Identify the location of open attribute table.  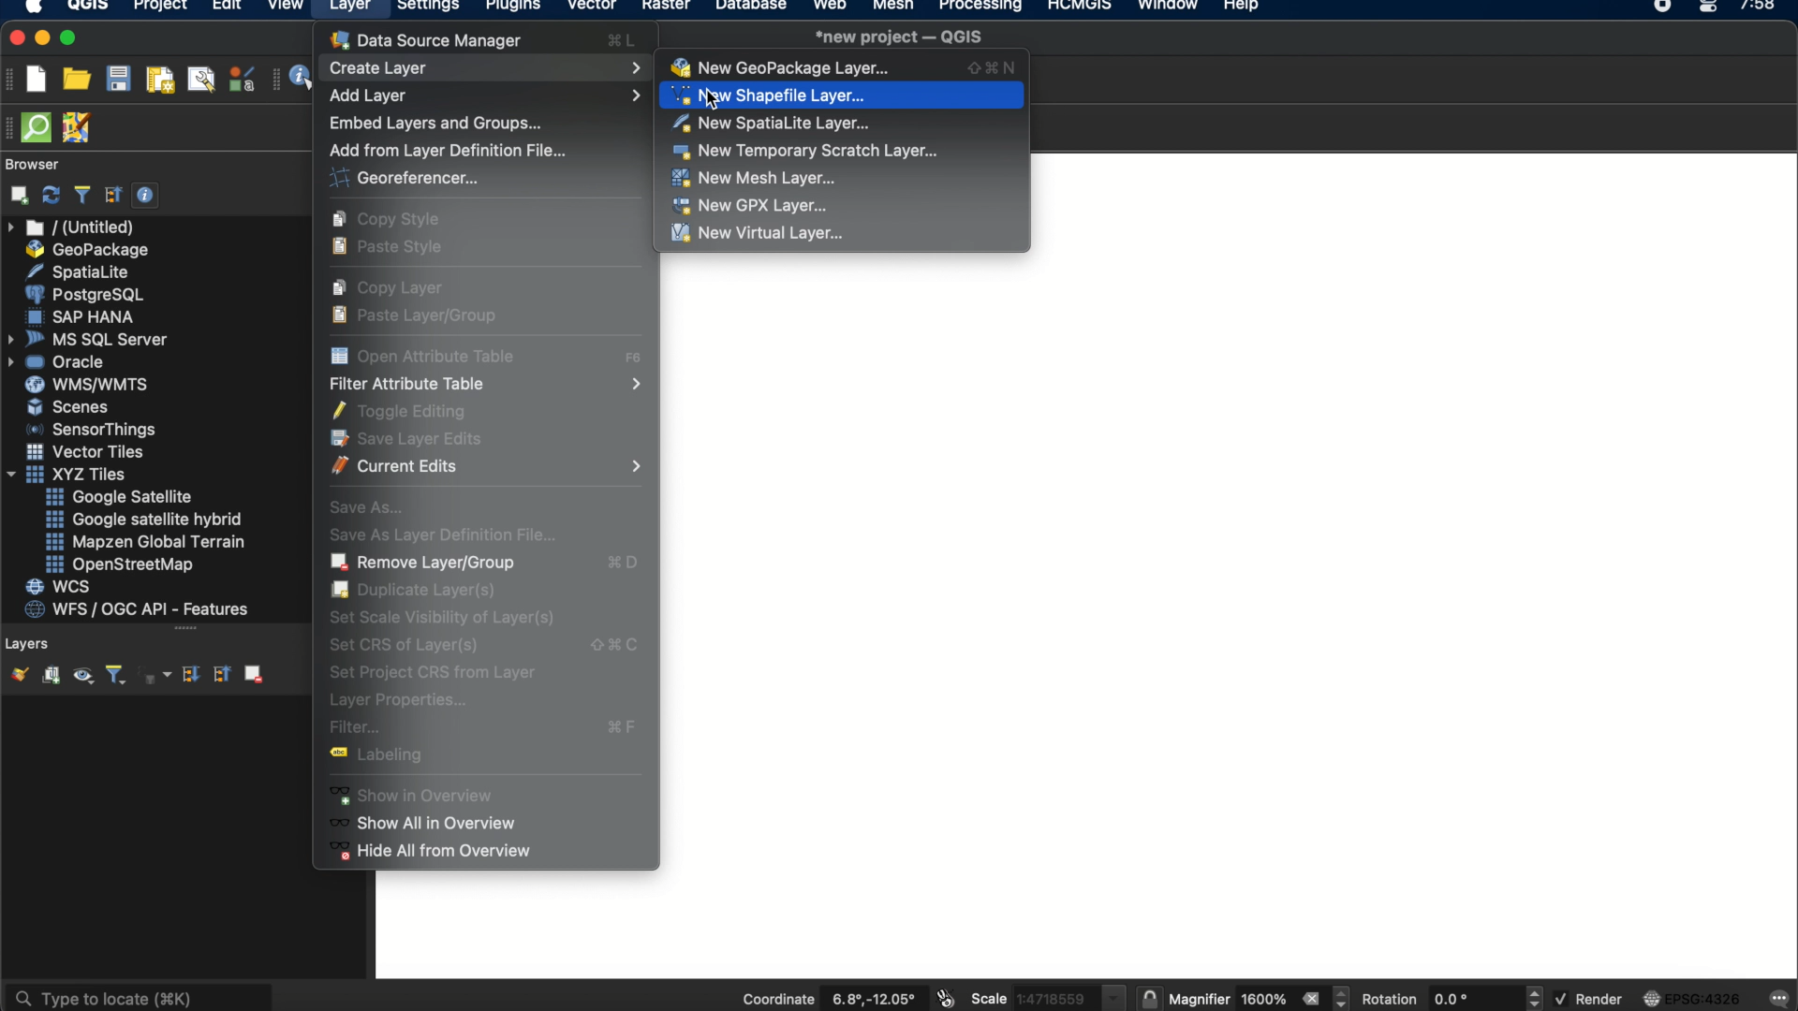
(486, 354).